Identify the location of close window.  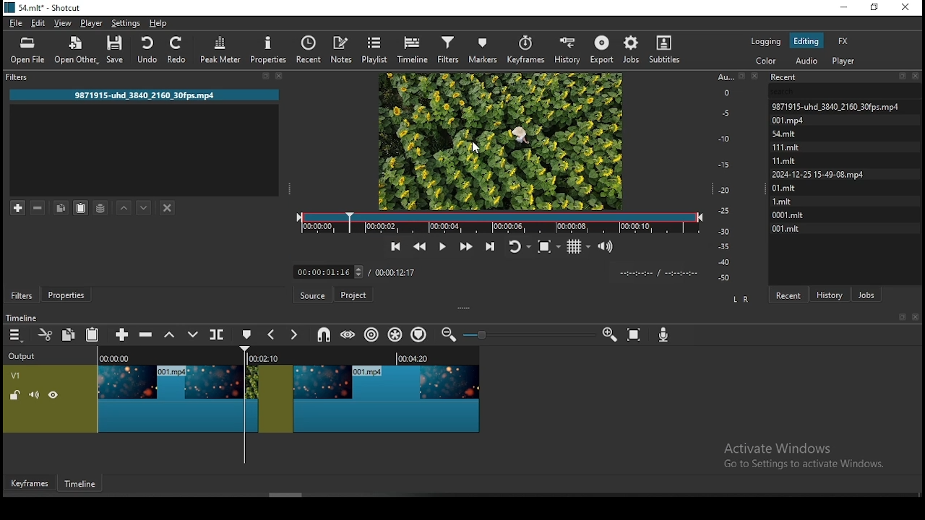
(904, 8).